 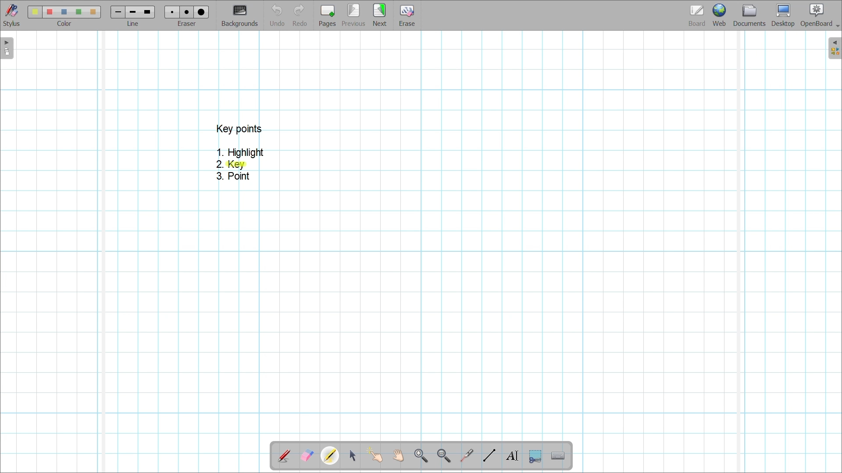 I want to click on Highlighter dragged over point 2, so click(x=237, y=165).